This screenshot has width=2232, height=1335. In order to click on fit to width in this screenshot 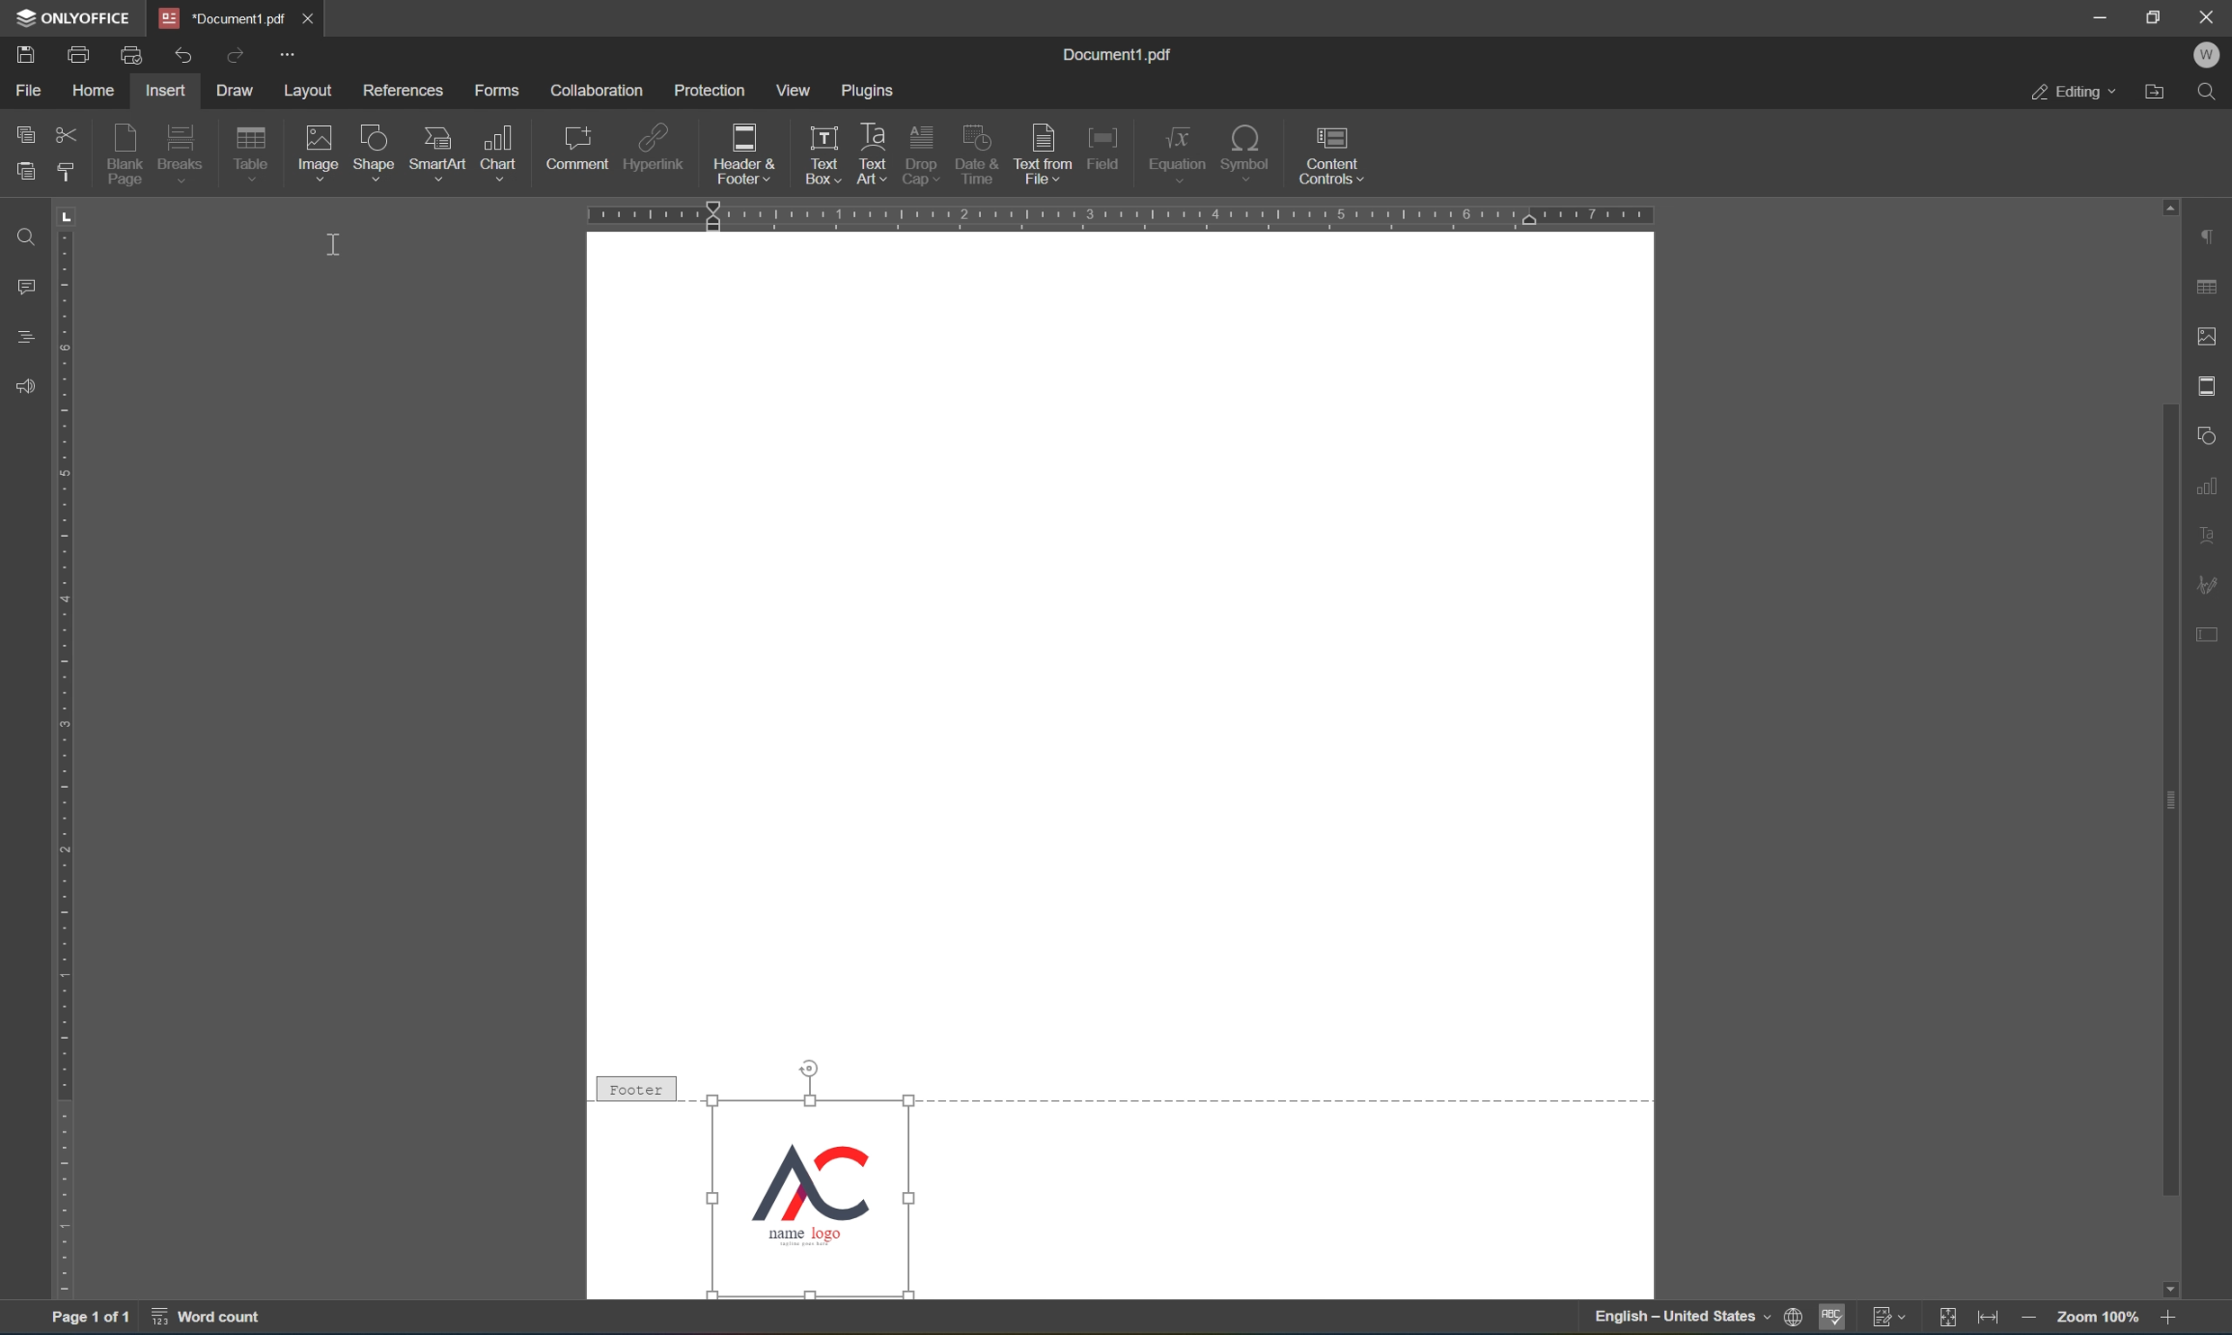, I will do `click(1988, 1319)`.